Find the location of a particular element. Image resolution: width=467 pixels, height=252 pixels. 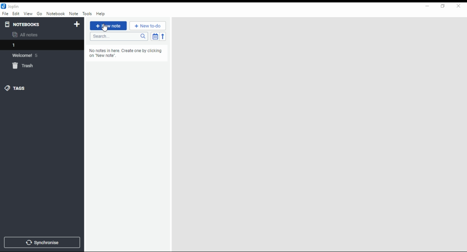

note is located at coordinates (73, 14).